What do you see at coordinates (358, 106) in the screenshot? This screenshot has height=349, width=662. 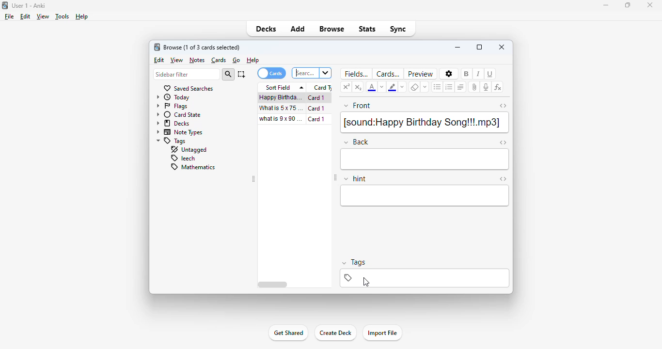 I see `front` at bounding box center [358, 106].